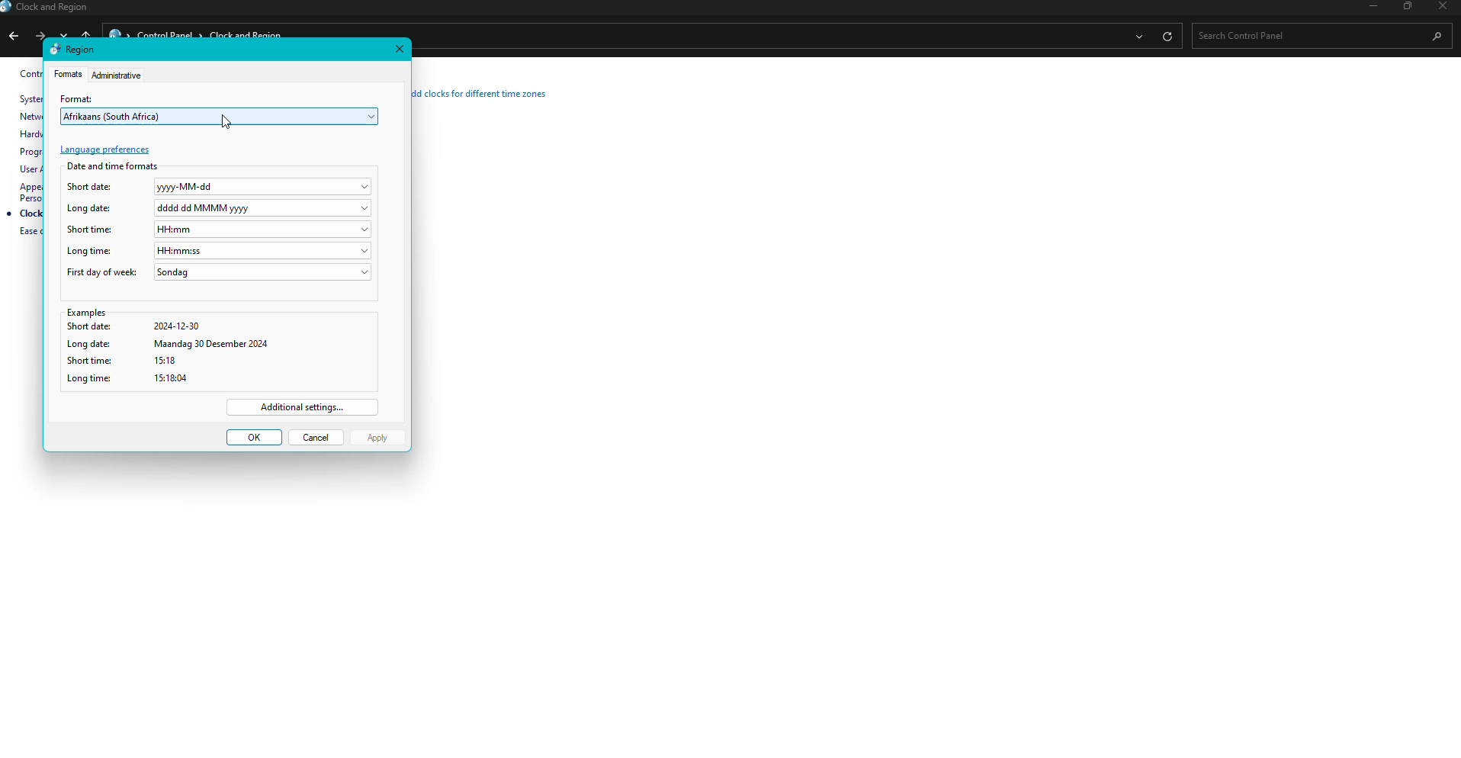 This screenshot has height=758, width=1461. I want to click on Search bar, so click(1316, 35).